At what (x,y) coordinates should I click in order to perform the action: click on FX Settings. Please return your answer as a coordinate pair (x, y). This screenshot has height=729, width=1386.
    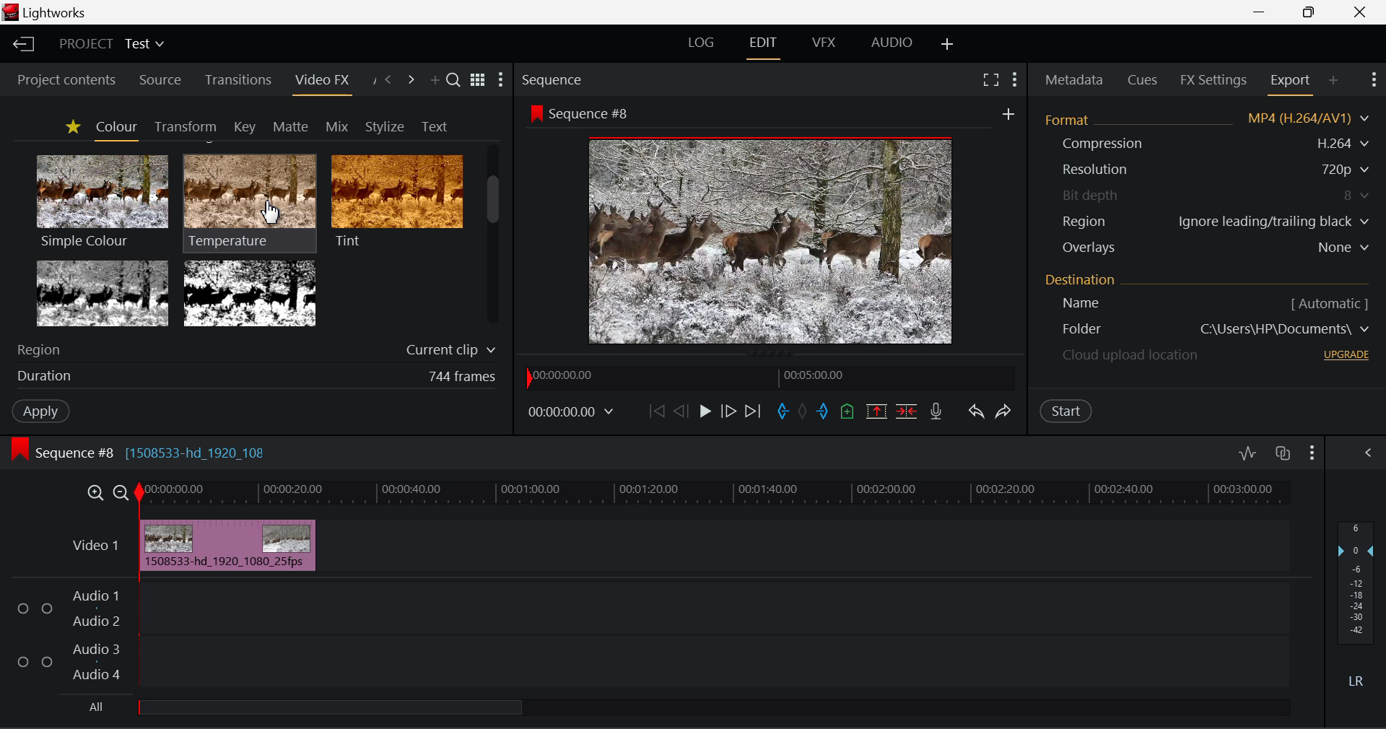
    Looking at the image, I should click on (1213, 79).